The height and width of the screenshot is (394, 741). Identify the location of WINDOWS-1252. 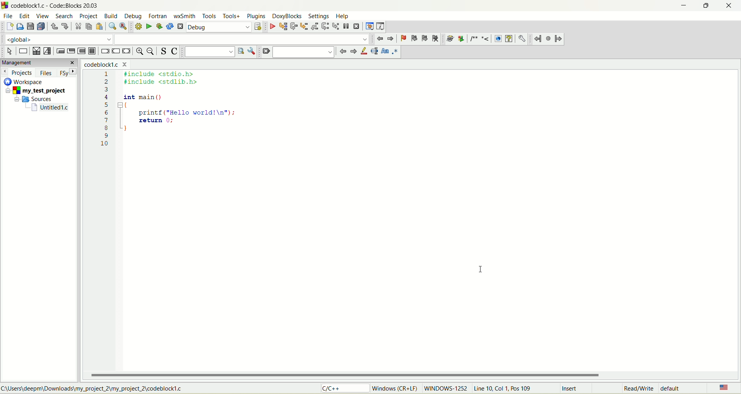
(445, 389).